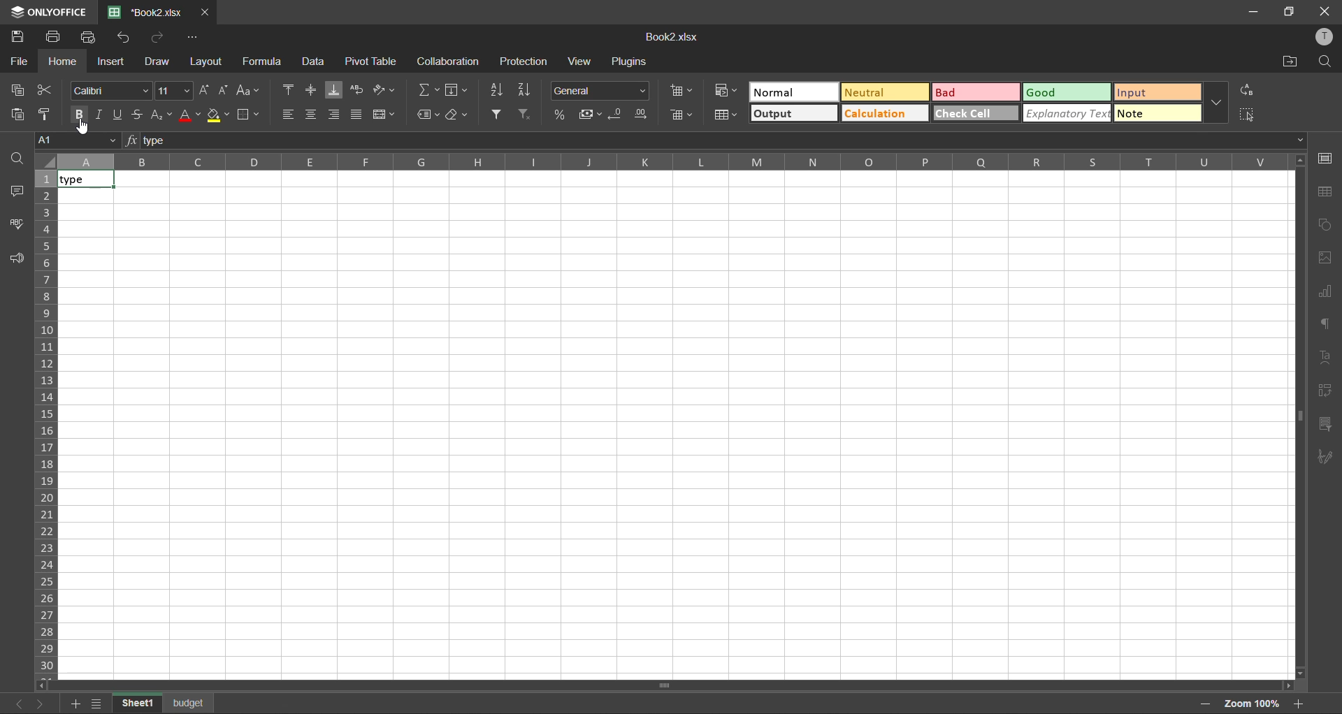 Image resolution: width=1342 pixels, height=714 pixels. What do you see at coordinates (92, 38) in the screenshot?
I see `quick print` at bounding box center [92, 38].